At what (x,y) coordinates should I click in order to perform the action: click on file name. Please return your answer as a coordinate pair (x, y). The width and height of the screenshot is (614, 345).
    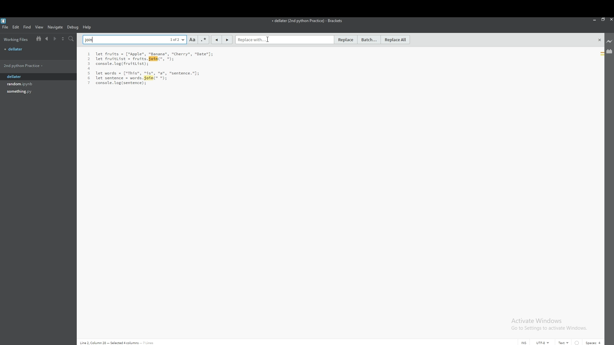
    Looking at the image, I should click on (307, 21).